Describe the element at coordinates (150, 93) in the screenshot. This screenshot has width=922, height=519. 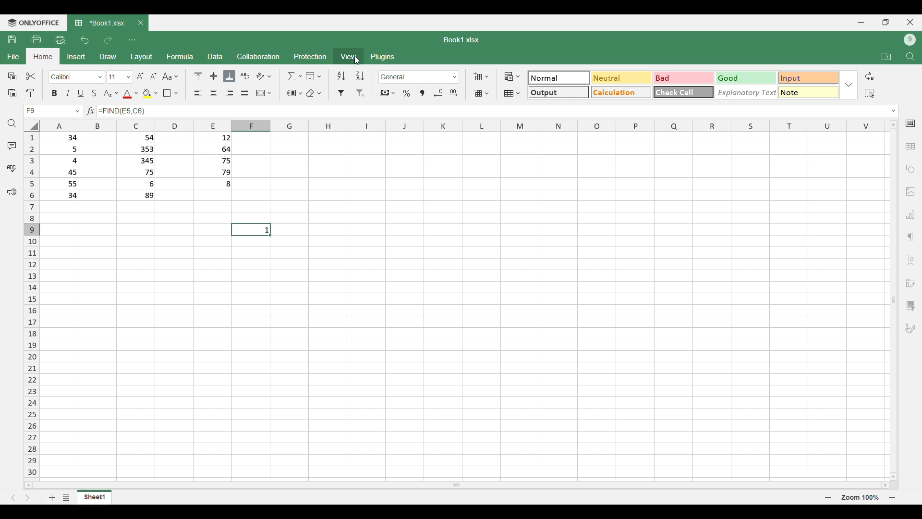
I see `Fill color` at that location.